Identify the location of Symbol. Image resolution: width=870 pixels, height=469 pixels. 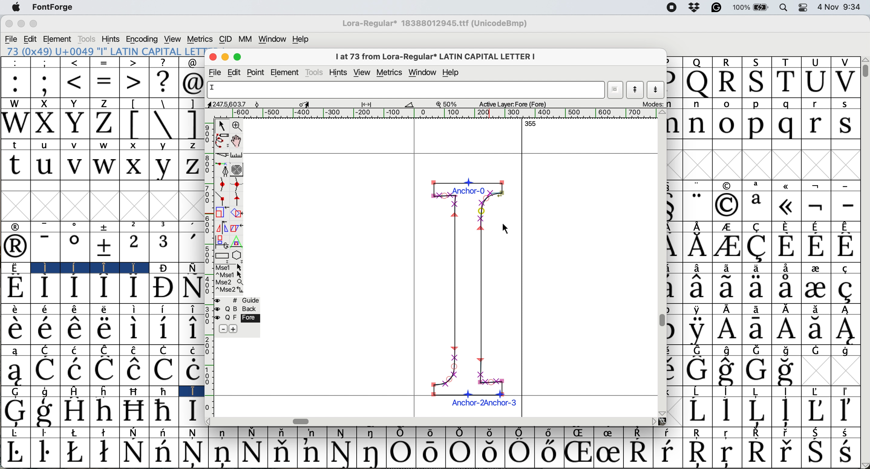
(15, 308).